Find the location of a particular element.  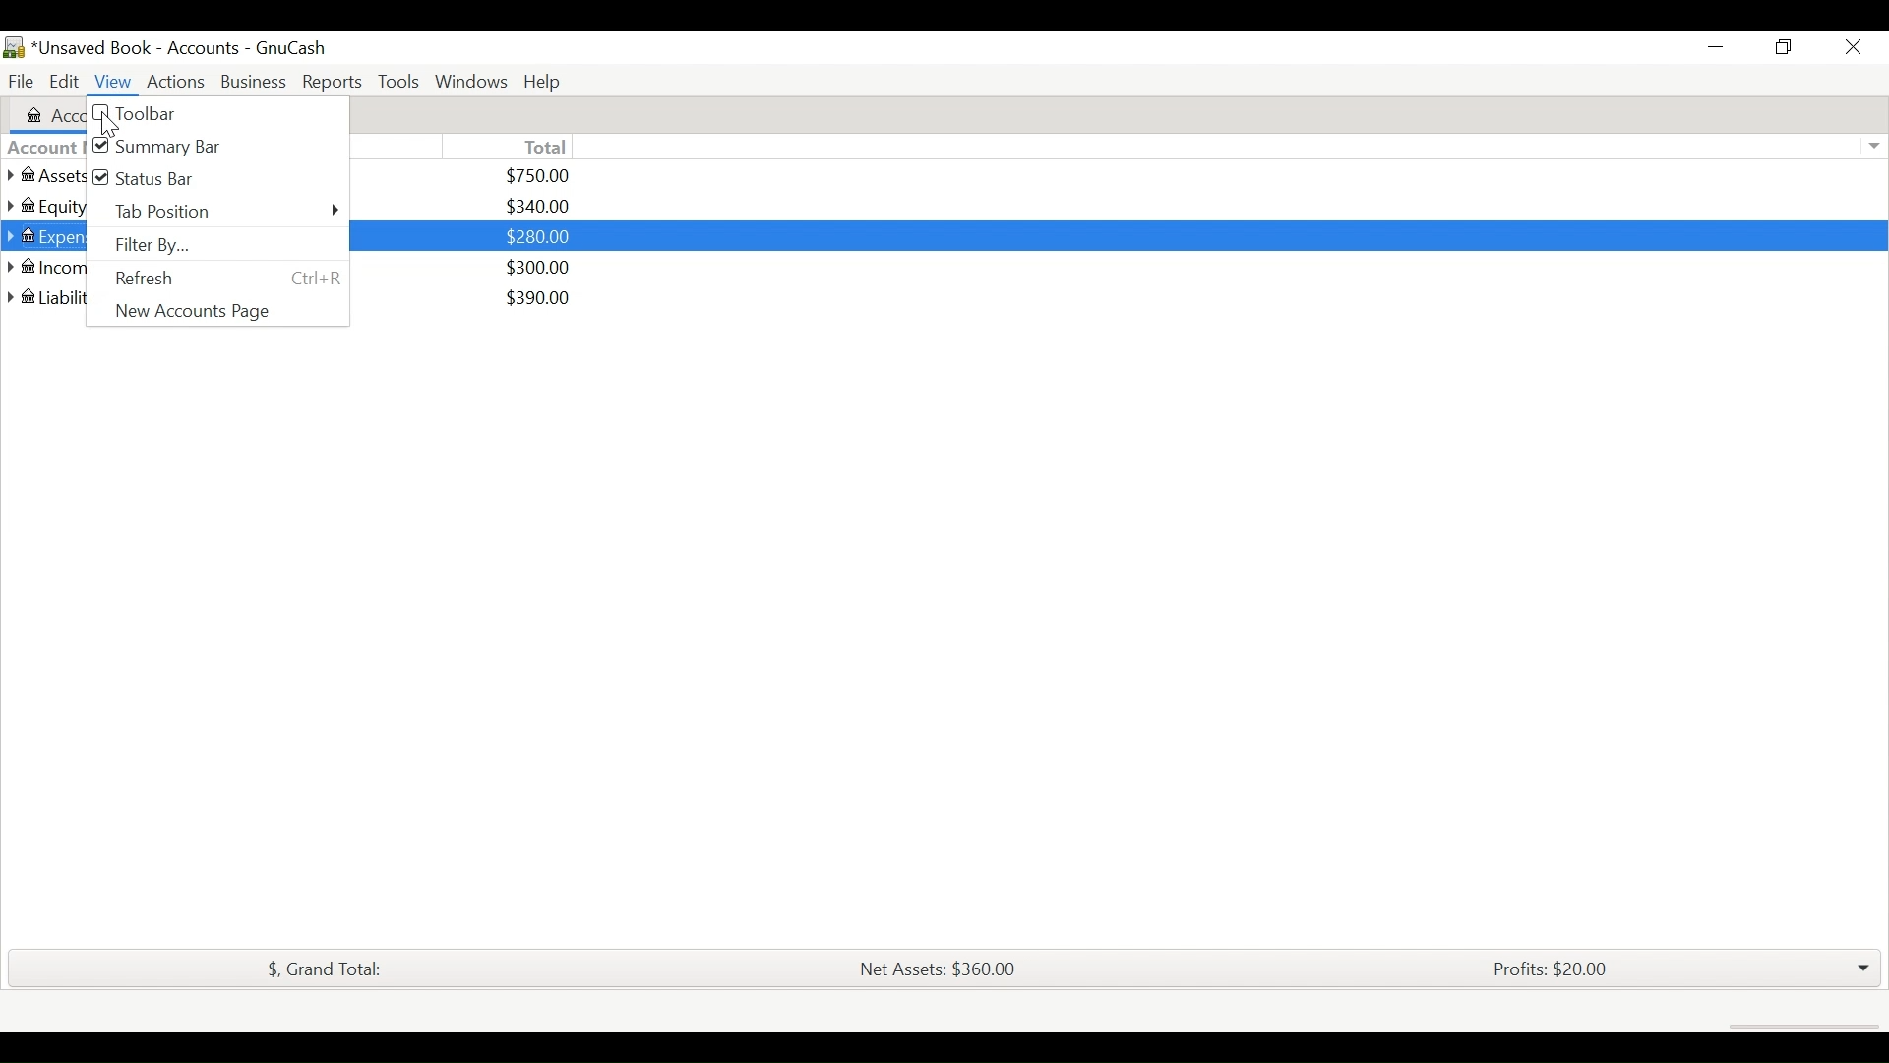

New Accounts Page is located at coordinates (217, 310).